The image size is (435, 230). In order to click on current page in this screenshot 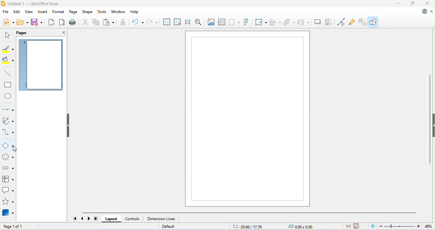, I will do `click(41, 65)`.